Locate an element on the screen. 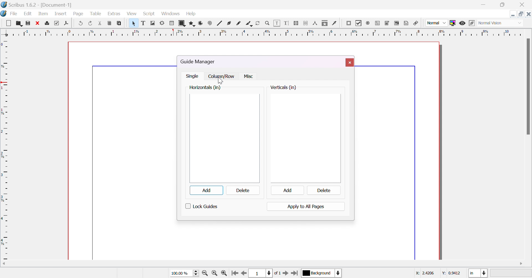 Image resolution: width=532 pixels, height=278 pixels. select current page is located at coordinates (266, 273).